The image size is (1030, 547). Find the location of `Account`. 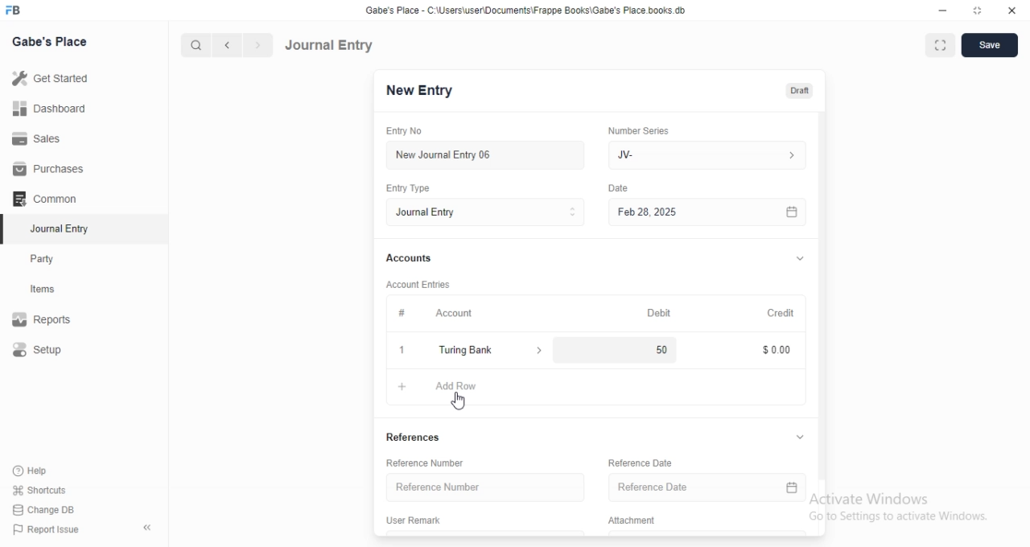

Account is located at coordinates (442, 315).